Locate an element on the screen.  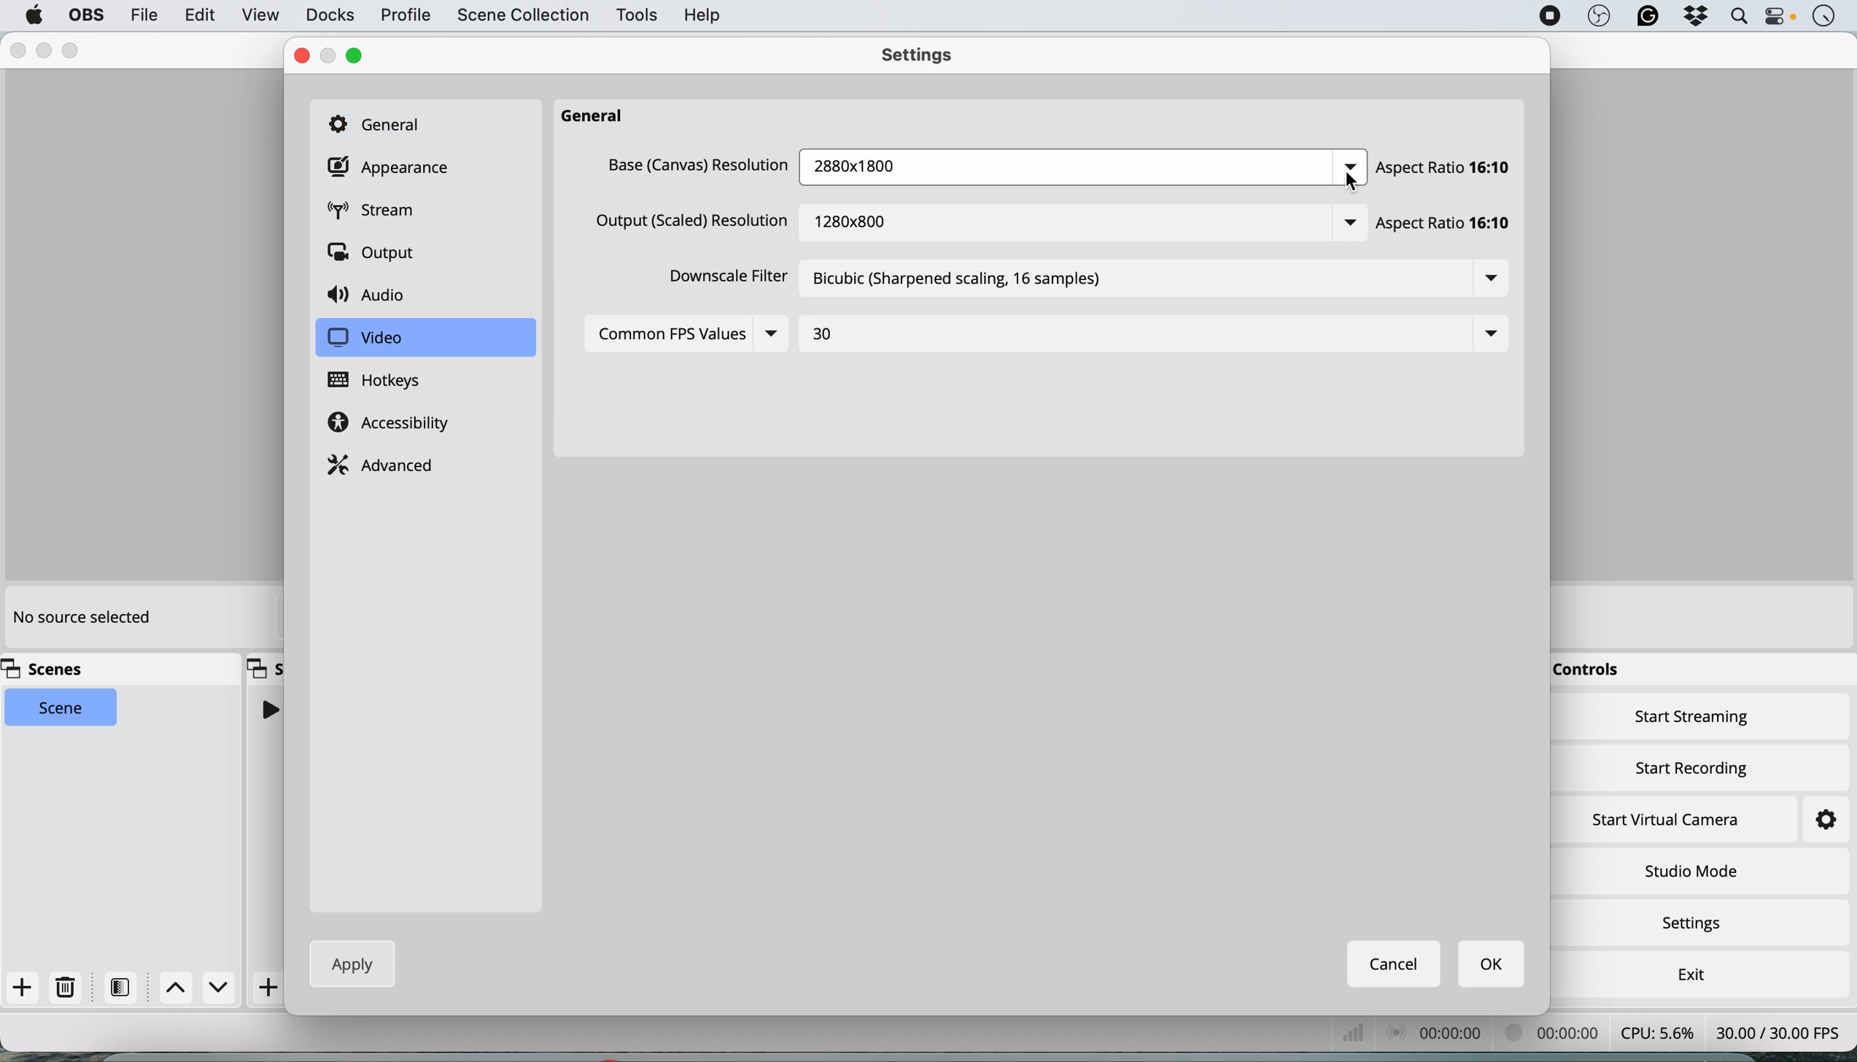
advanced is located at coordinates (384, 463).